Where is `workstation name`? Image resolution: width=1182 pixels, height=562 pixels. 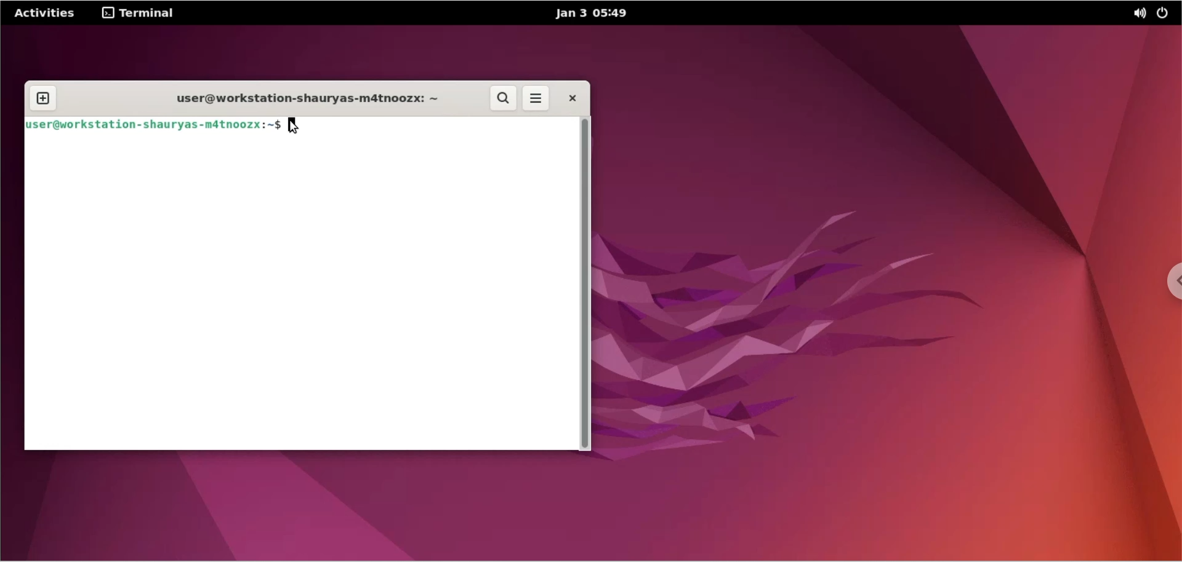
workstation name is located at coordinates (154, 125).